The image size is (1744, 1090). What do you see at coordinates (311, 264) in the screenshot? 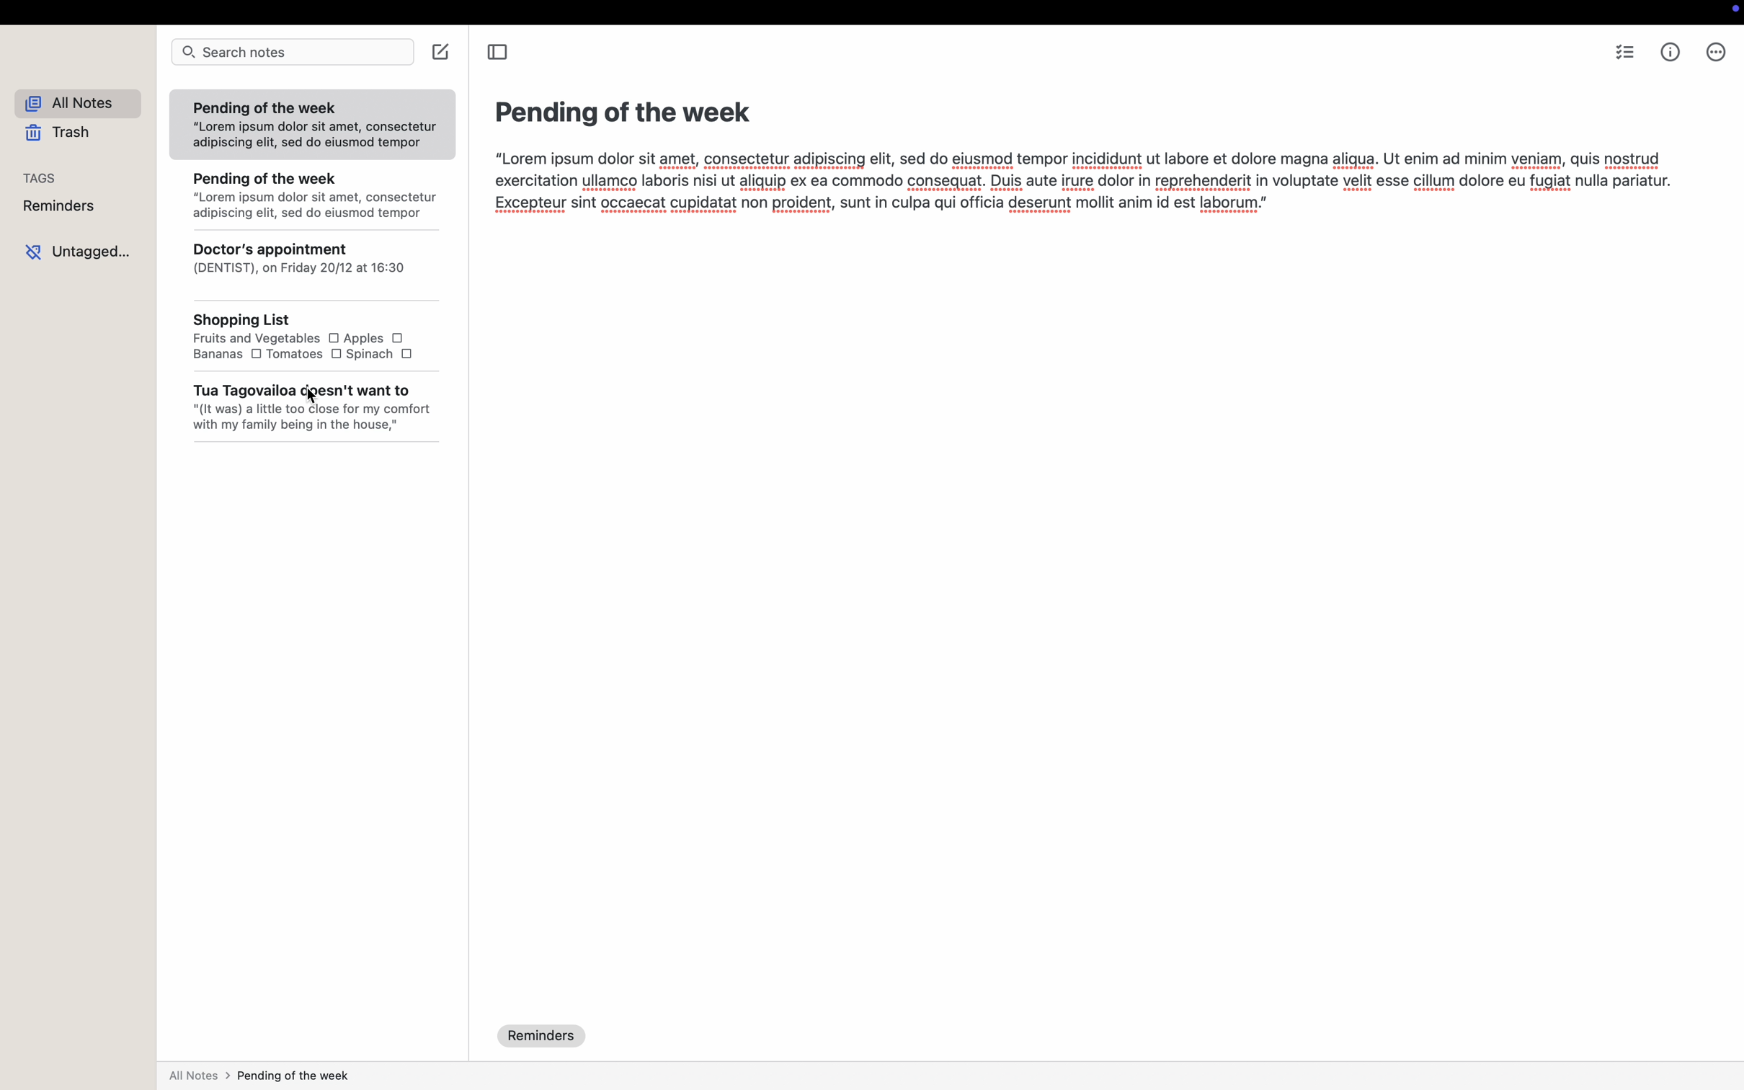
I see `Doctor's appointment
(DENTIST), on Friday 20/12 at 16:30` at bounding box center [311, 264].